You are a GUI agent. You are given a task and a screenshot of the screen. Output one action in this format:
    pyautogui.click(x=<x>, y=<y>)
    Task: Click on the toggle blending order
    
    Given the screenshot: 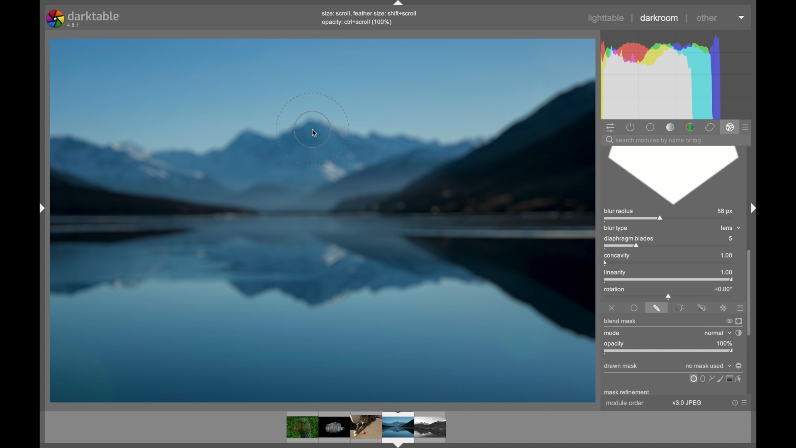 What is the action you would take?
    pyautogui.click(x=739, y=333)
    